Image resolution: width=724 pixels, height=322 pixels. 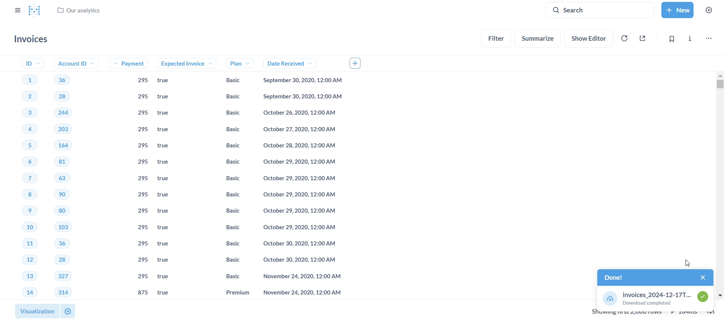 What do you see at coordinates (301, 129) in the screenshot?
I see `October 27,2020, 12:00 AM` at bounding box center [301, 129].